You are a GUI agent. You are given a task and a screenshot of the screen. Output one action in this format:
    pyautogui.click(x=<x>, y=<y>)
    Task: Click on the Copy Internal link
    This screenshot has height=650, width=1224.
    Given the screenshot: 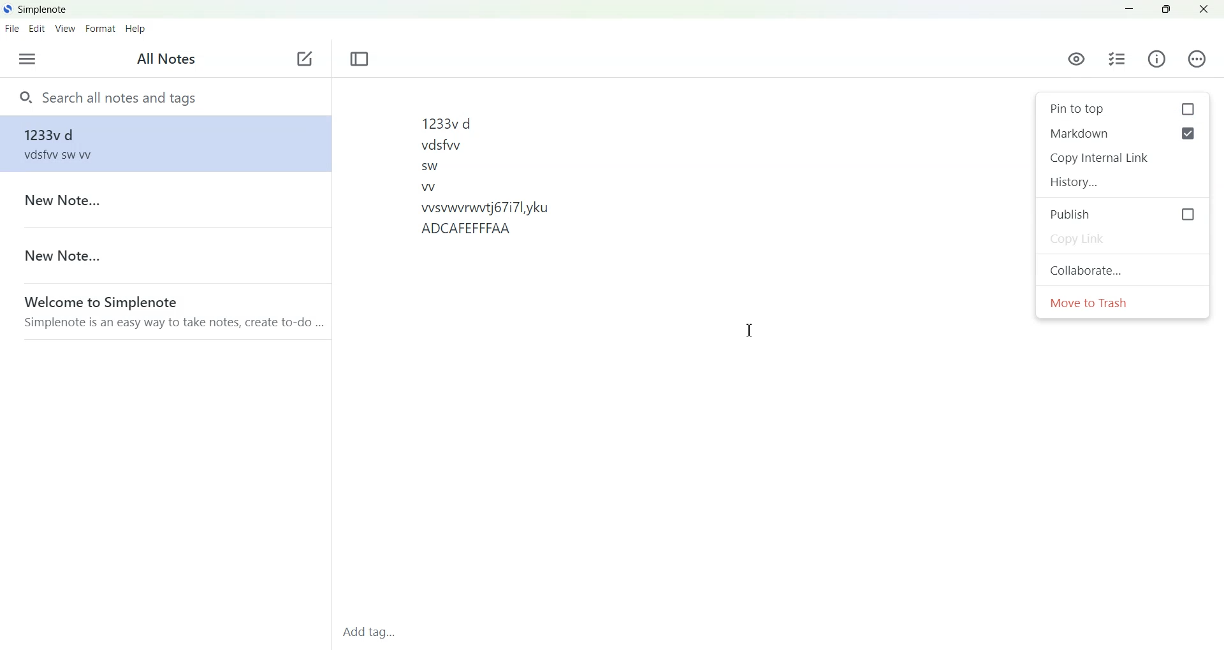 What is the action you would take?
    pyautogui.click(x=1123, y=158)
    